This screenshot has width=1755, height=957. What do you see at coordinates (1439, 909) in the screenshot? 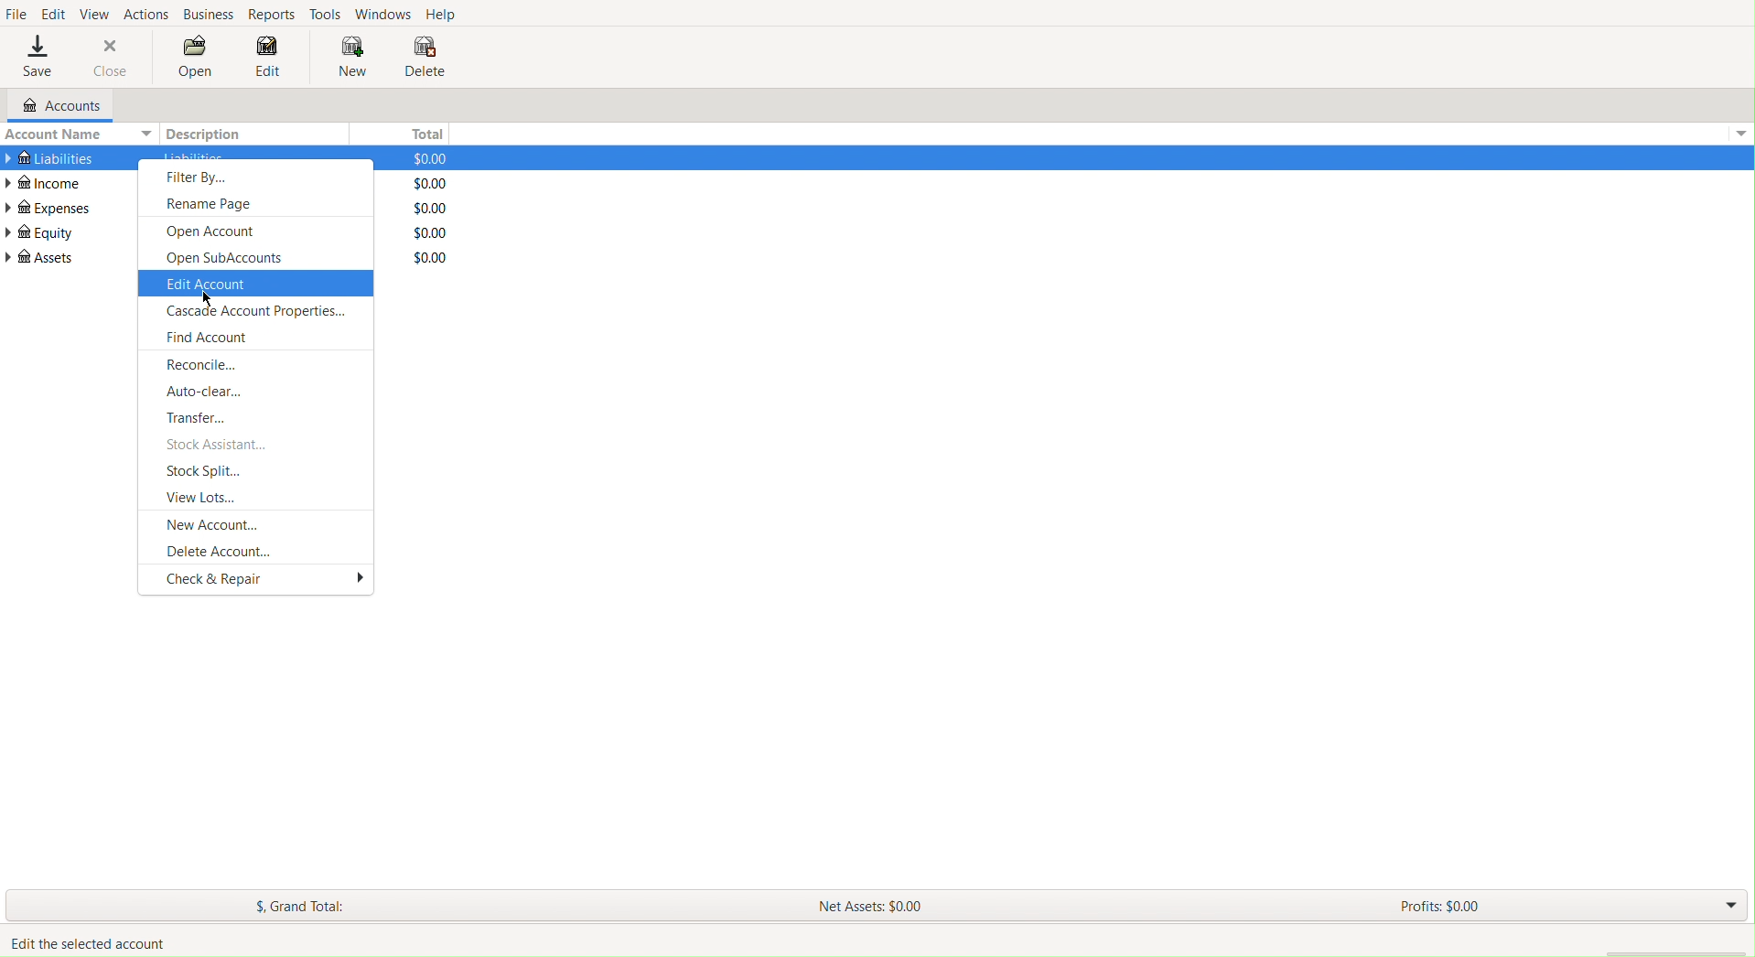
I see `Profits` at bounding box center [1439, 909].